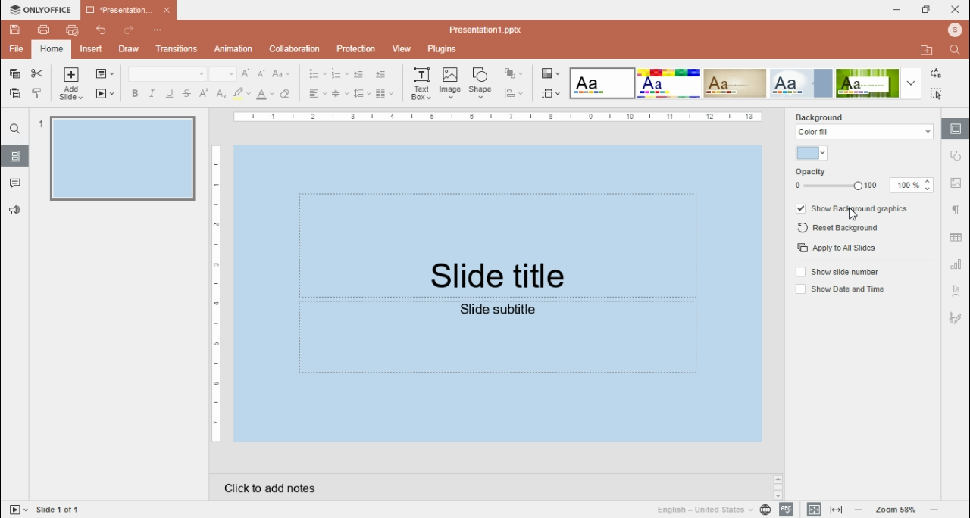  What do you see at coordinates (170, 94) in the screenshot?
I see `underline` at bounding box center [170, 94].